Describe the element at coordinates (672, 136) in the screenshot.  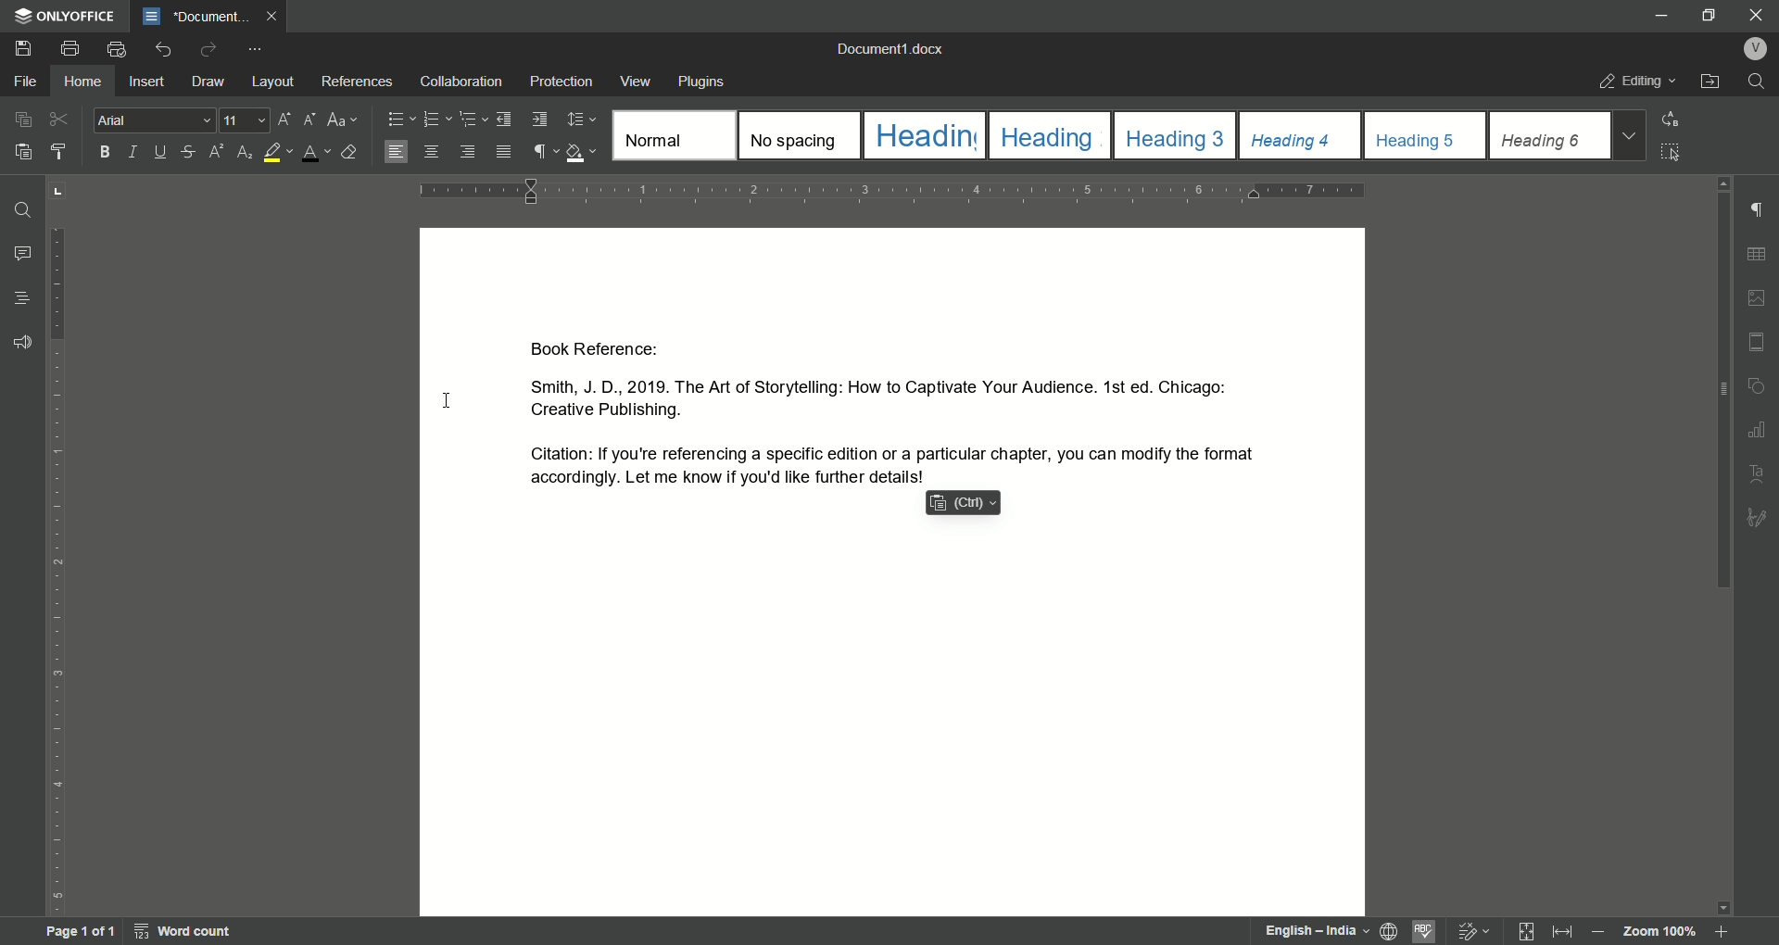
I see `headings` at that location.